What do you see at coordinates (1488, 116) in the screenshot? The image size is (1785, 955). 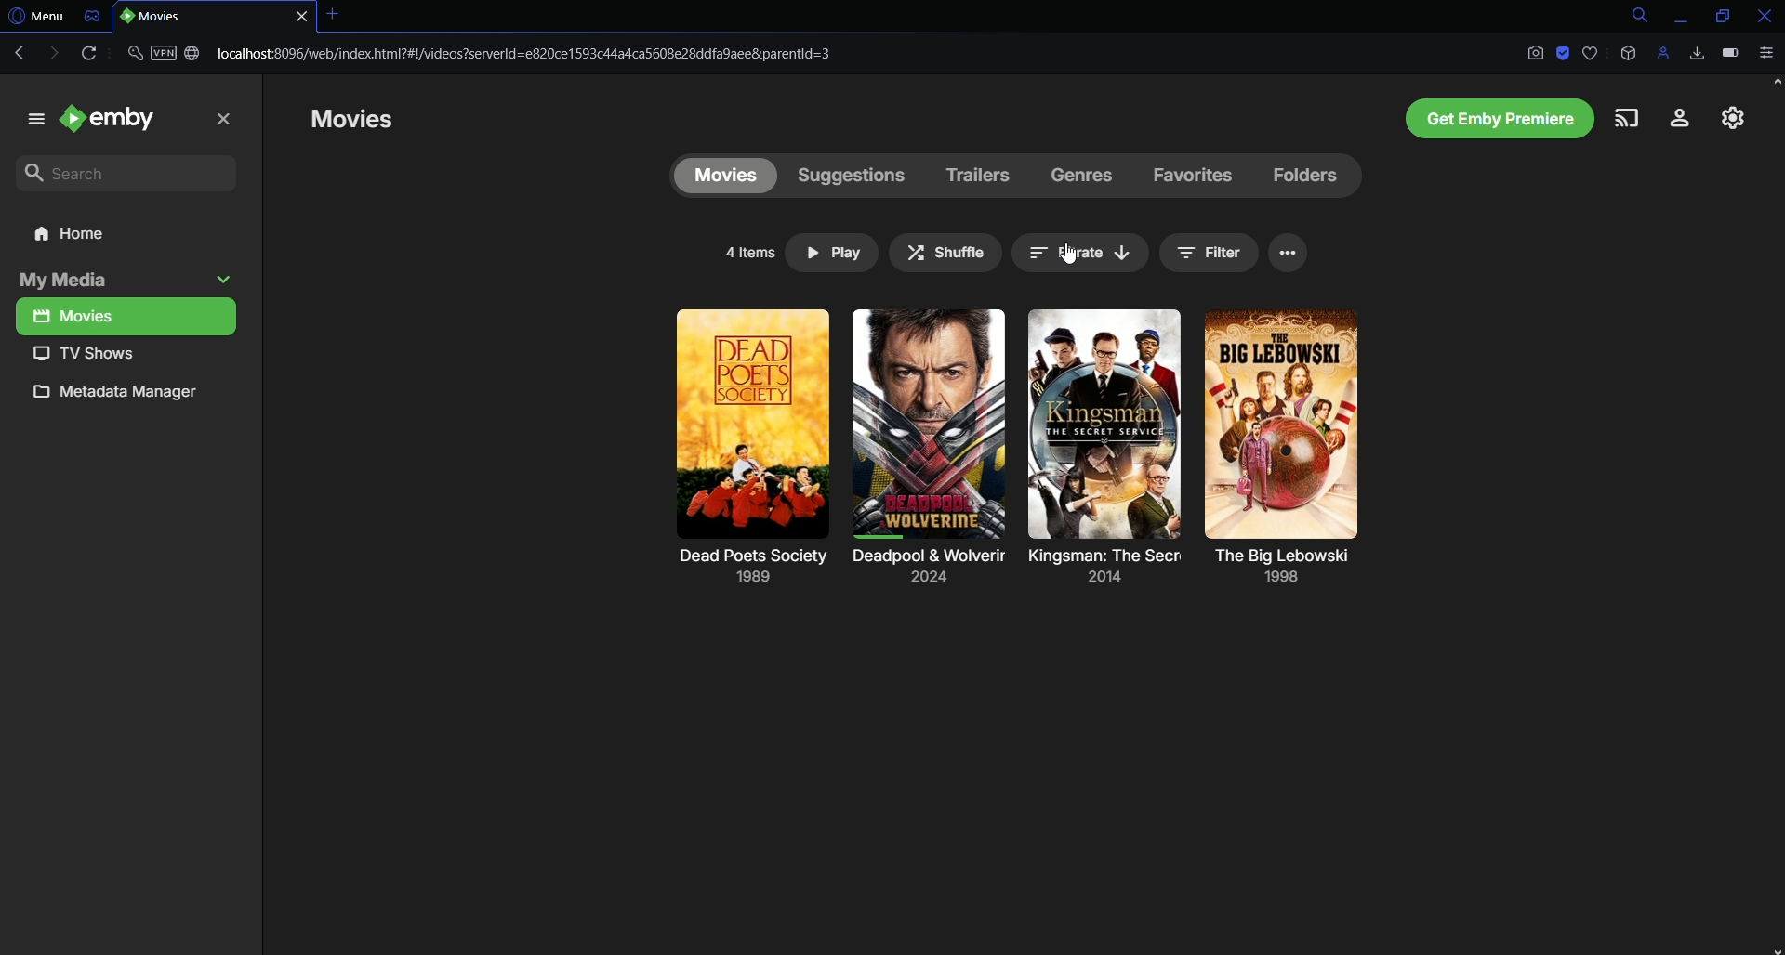 I see `Emby Premiere` at bounding box center [1488, 116].